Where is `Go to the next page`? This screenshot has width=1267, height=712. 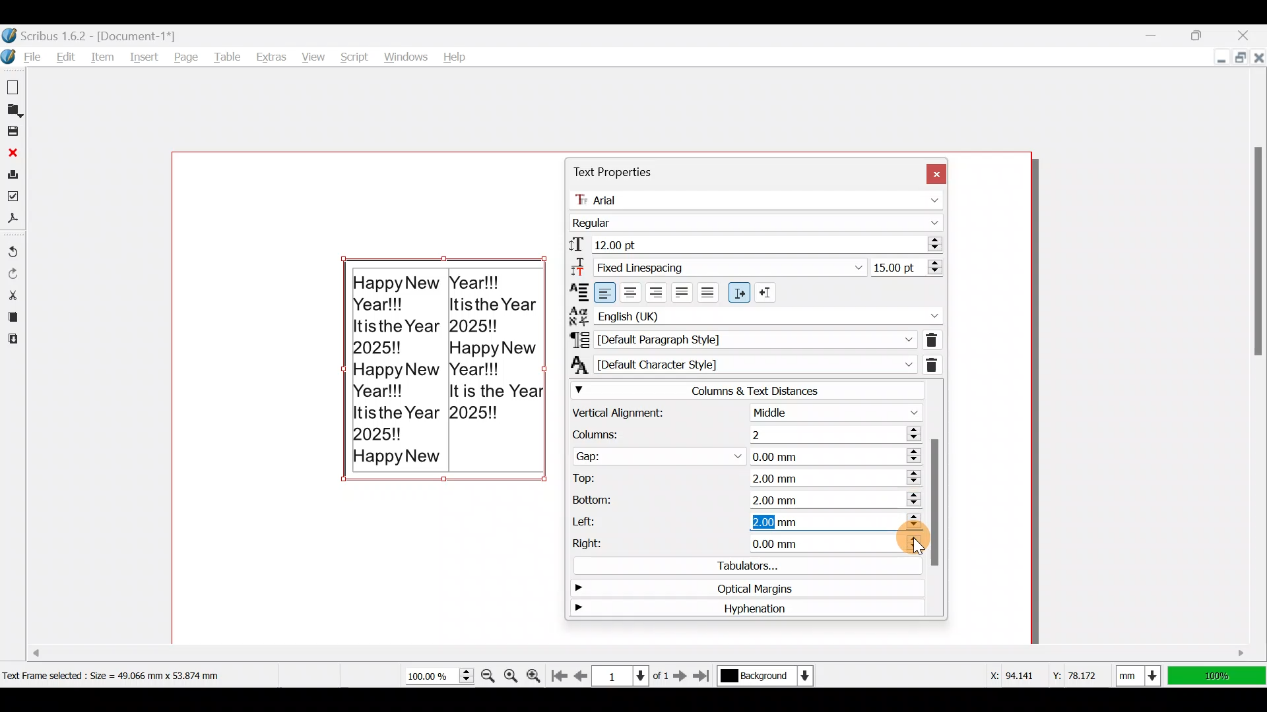 Go to the next page is located at coordinates (682, 675).